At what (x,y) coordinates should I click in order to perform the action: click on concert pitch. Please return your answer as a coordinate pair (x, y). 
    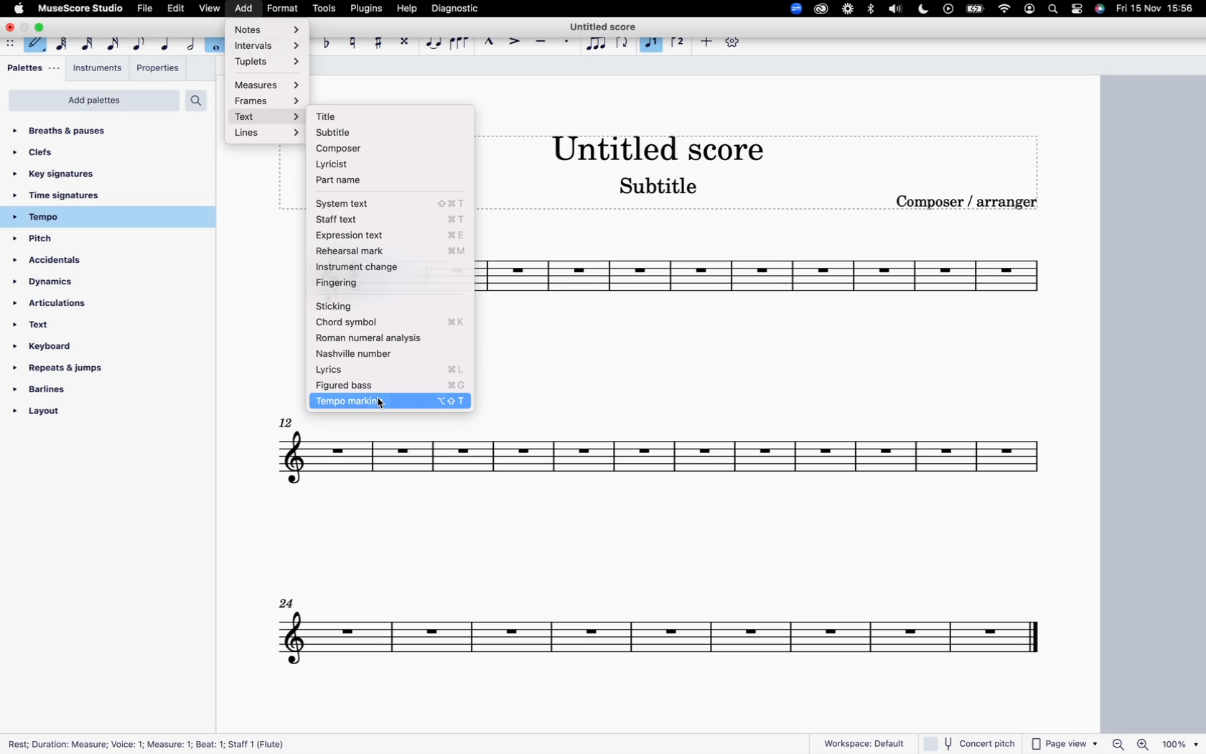
    Looking at the image, I should click on (973, 741).